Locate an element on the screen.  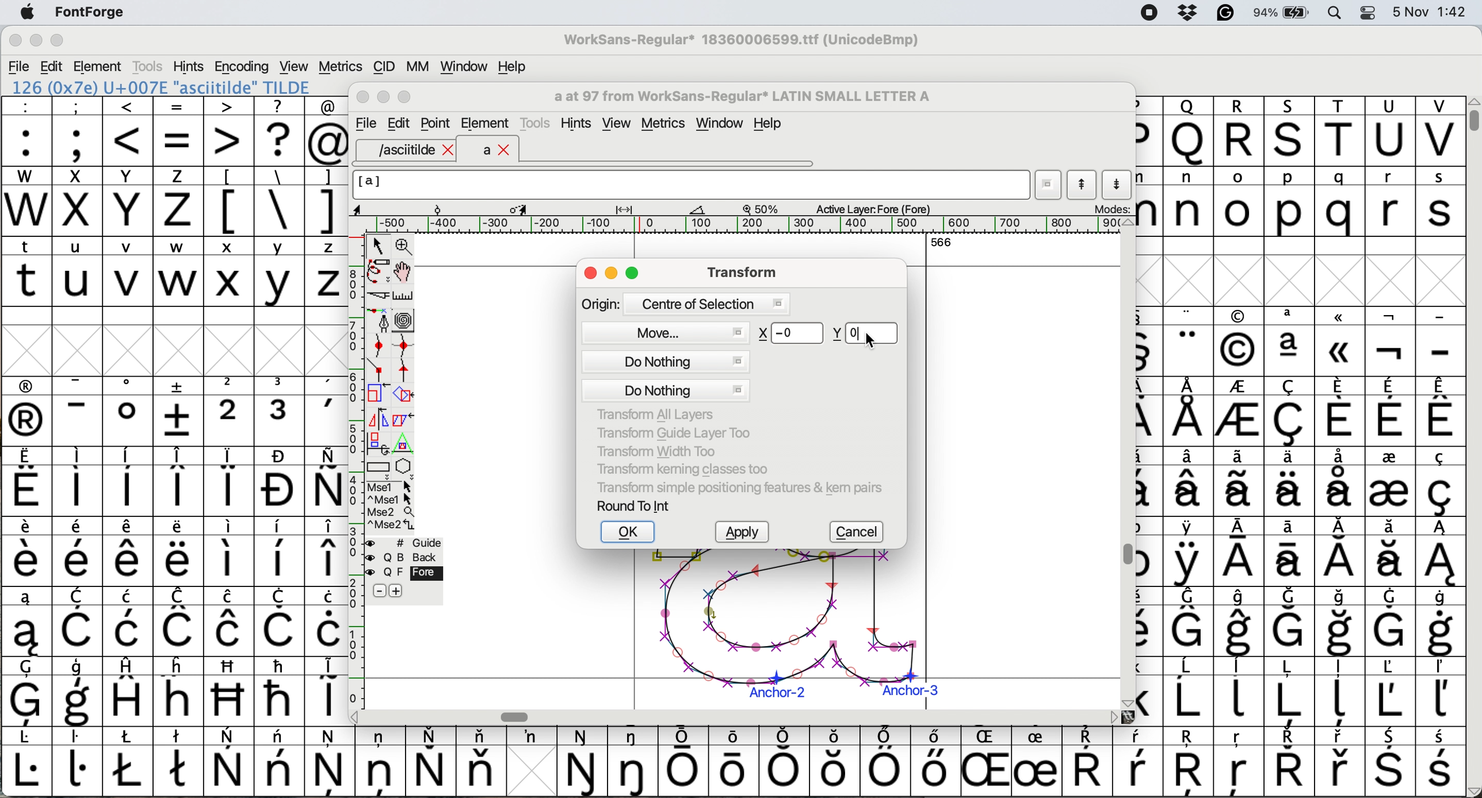
transform all layers is located at coordinates (659, 415).